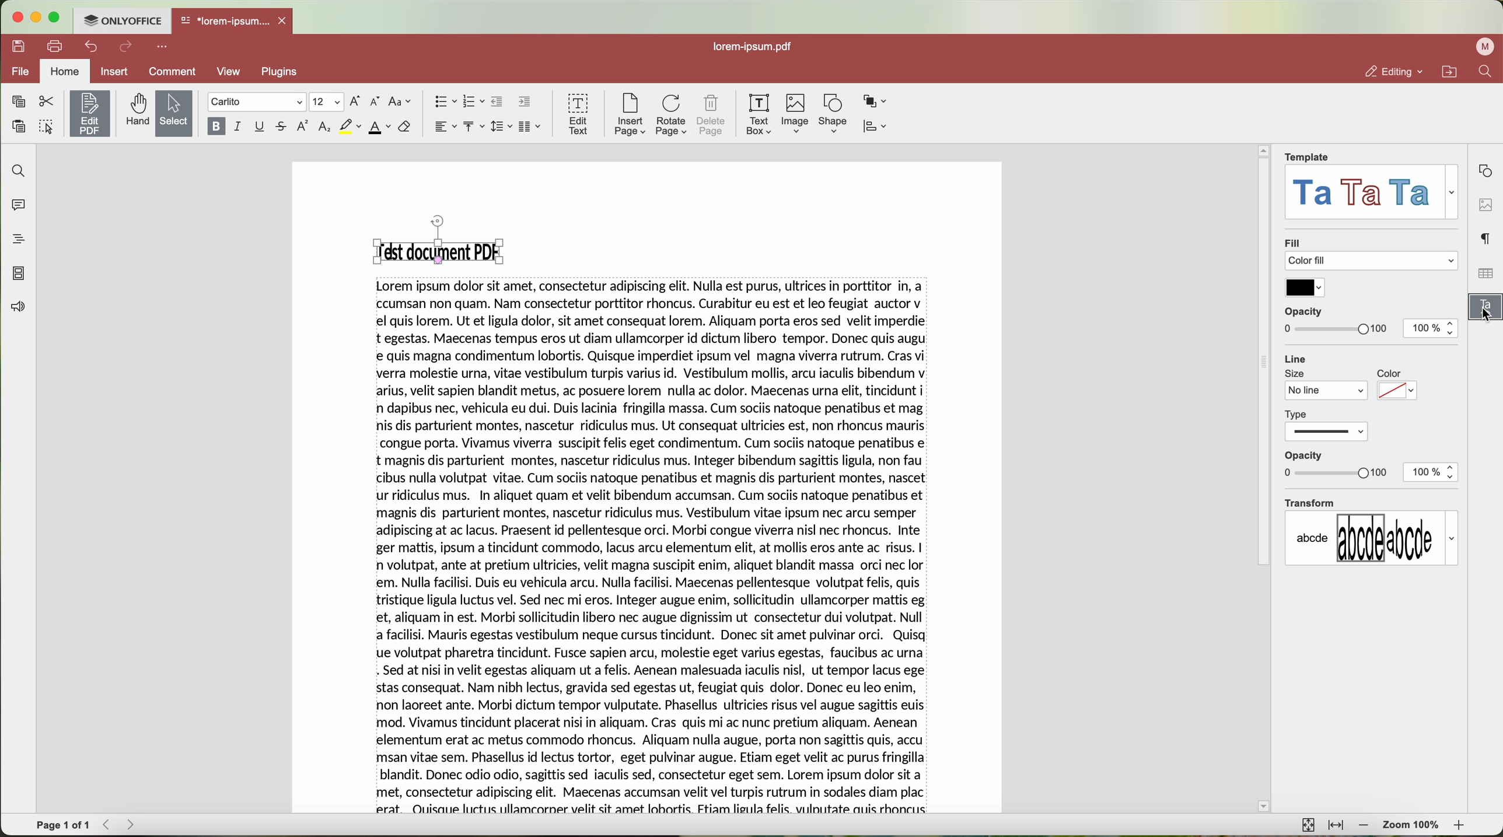 The height and width of the screenshot is (837, 1503). What do you see at coordinates (125, 21) in the screenshot?
I see `ONLYOFFICE` at bounding box center [125, 21].